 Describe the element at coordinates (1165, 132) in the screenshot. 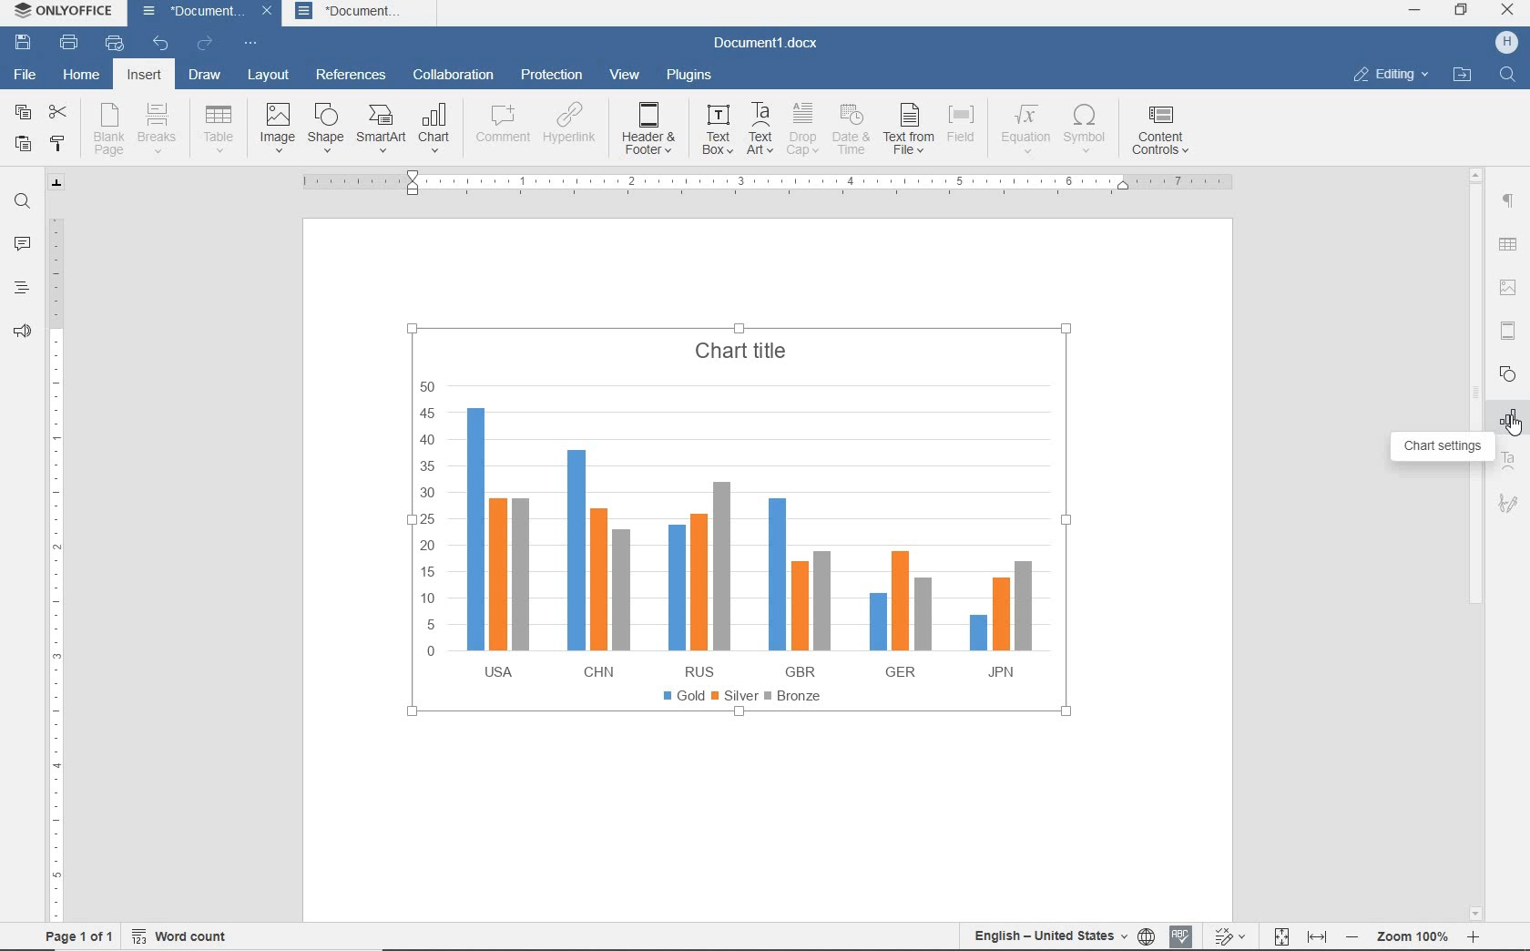

I see `comment controls` at that location.